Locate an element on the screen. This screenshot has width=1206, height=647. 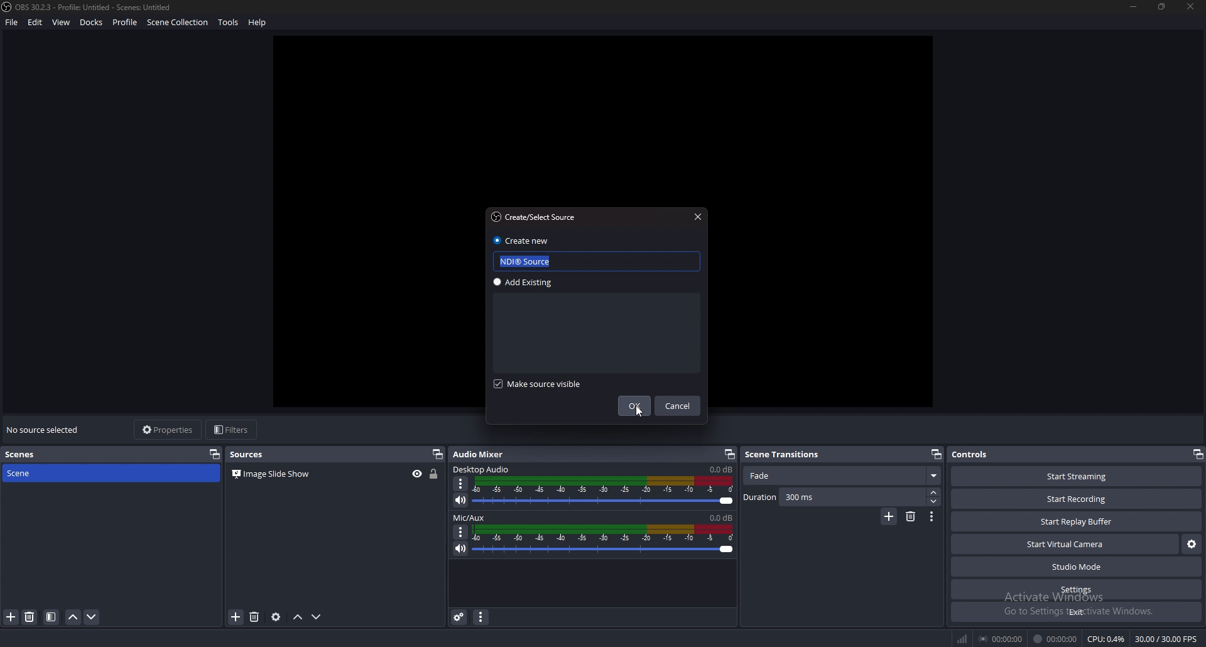
volume level is located at coordinates (720, 469).